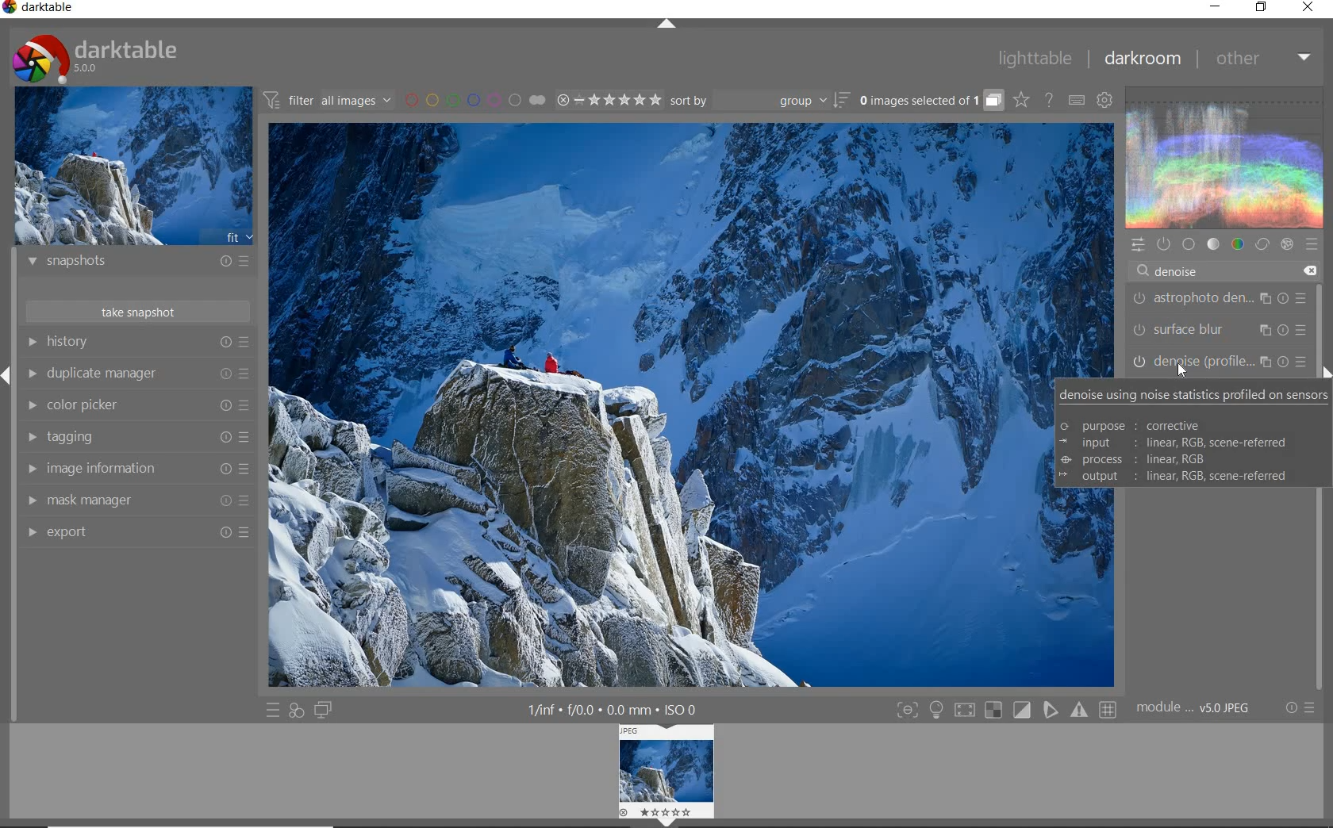 The image size is (1333, 828). Describe the element at coordinates (1076, 100) in the screenshot. I see `set keyboard shortcuts` at that location.